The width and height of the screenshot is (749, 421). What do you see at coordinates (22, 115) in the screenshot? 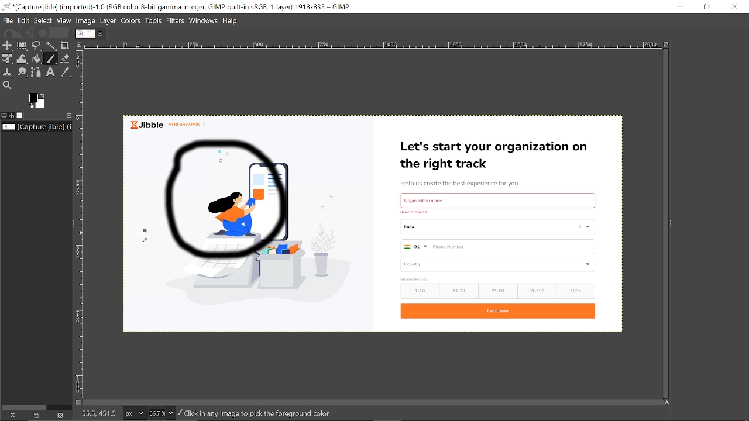
I see `Images` at bounding box center [22, 115].